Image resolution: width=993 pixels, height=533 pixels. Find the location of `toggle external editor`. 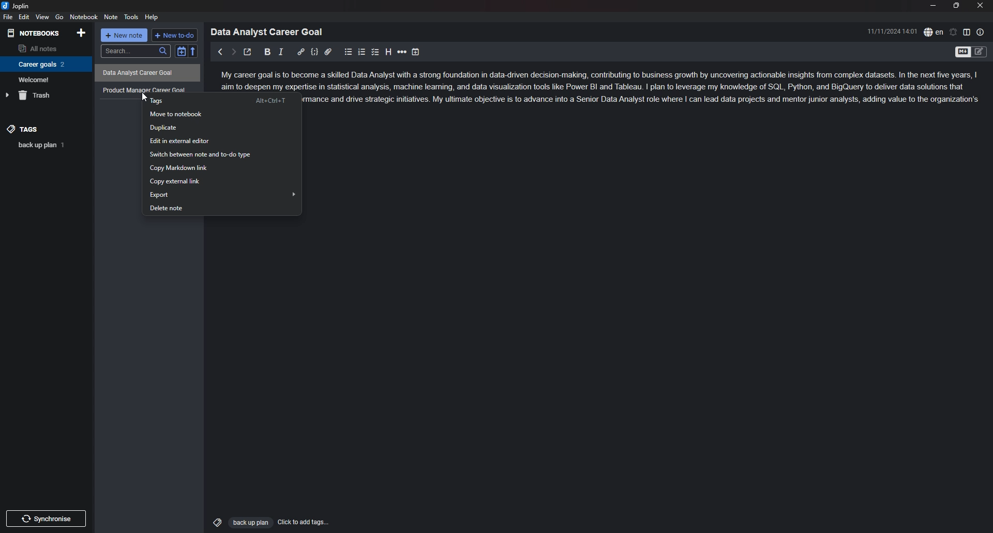

toggle external editor is located at coordinates (248, 52).